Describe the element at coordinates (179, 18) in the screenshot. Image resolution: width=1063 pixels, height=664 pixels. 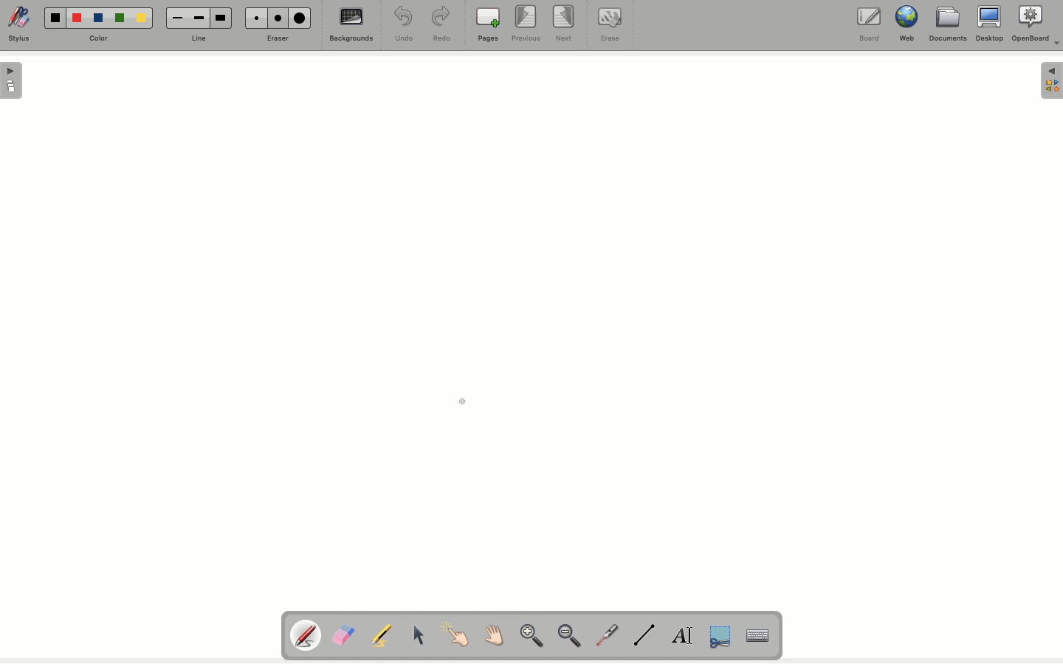
I see `Small` at that location.